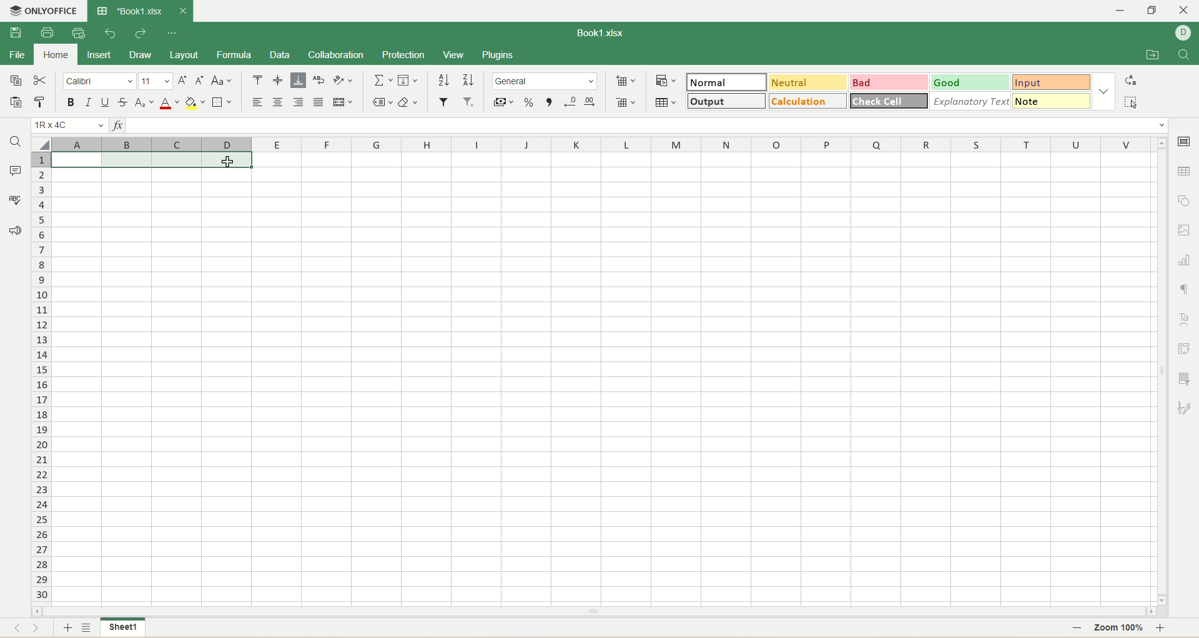 The width and height of the screenshot is (1199, 638). I want to click on data, so click(279, 56).